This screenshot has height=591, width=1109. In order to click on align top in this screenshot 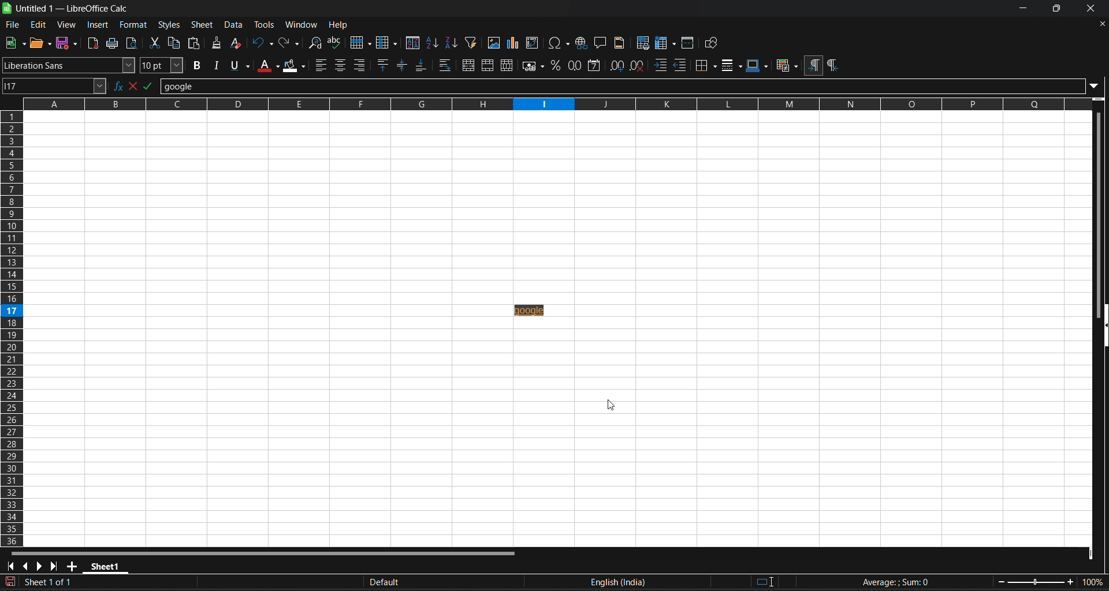, I will do `click(385, 65)`.